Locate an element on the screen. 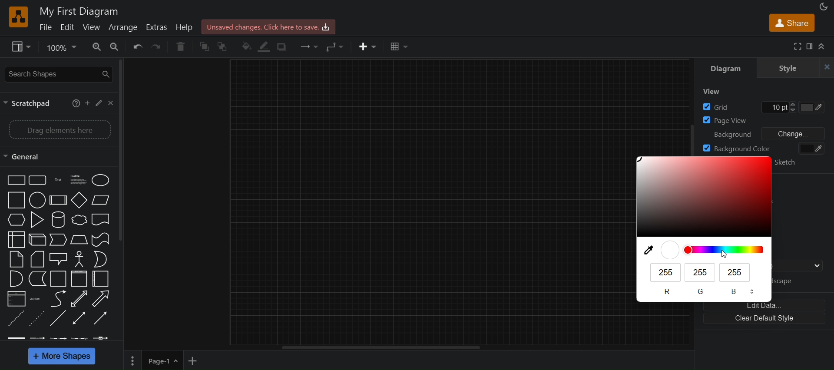  edit is located at coordinates (99, 103).